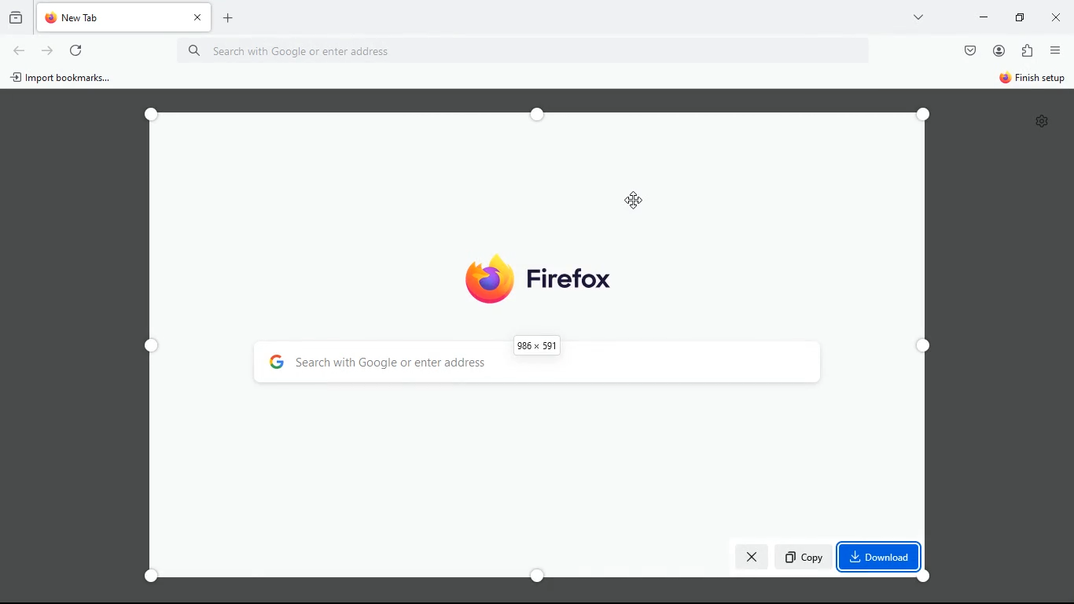  Describe the element at coordinates (76, 52) in the screenshot. I see `refresh` at that location.